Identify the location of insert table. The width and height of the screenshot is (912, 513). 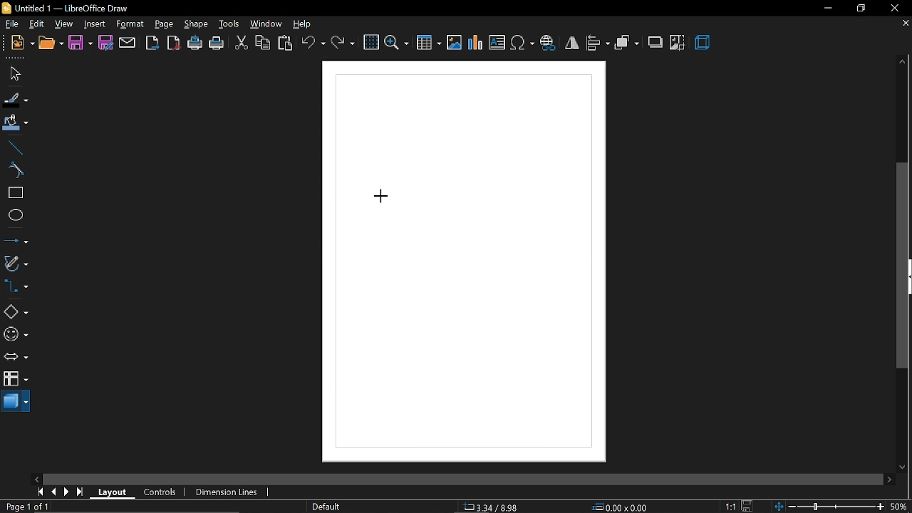
(429, 43).